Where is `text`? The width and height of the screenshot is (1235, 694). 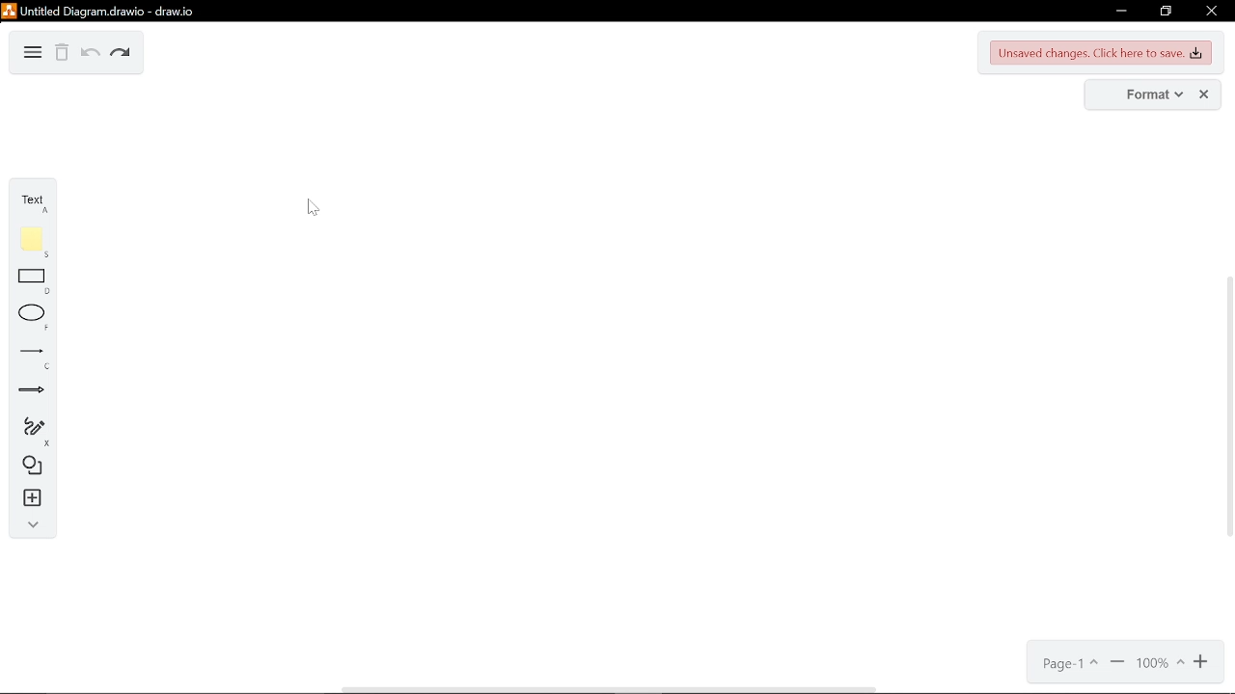
text is located at coordinates (33, 200).